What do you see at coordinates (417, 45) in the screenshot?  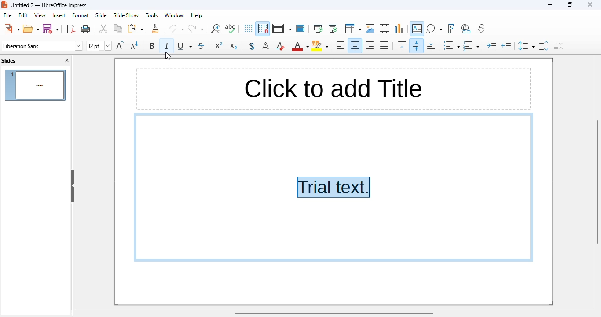 I see `center vertically` at bounding box center [417, 45].